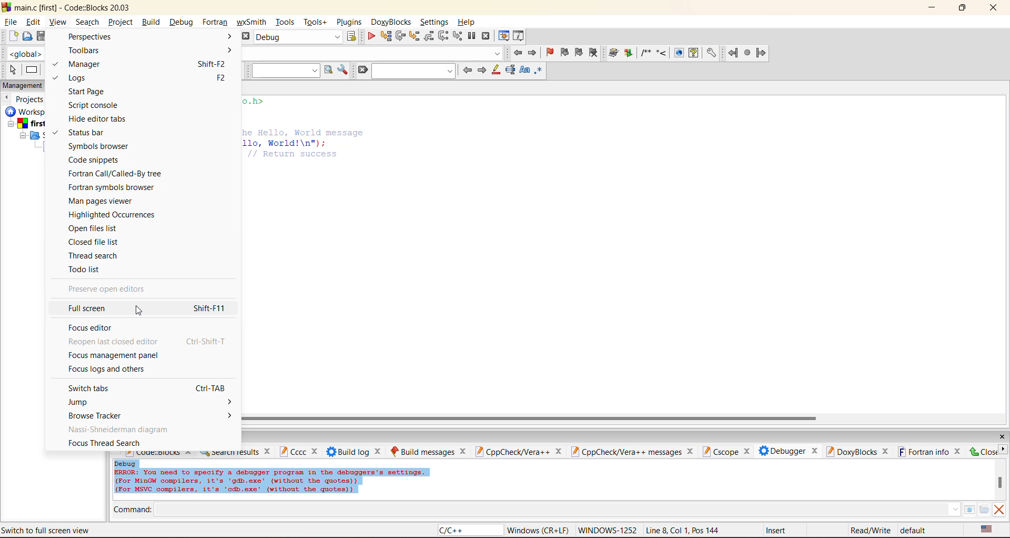 This screenshot has height=538, width=1010. Describe the element at coordinates (549, 55) in the screenshot. I see `toggle bookmarks` at that location.